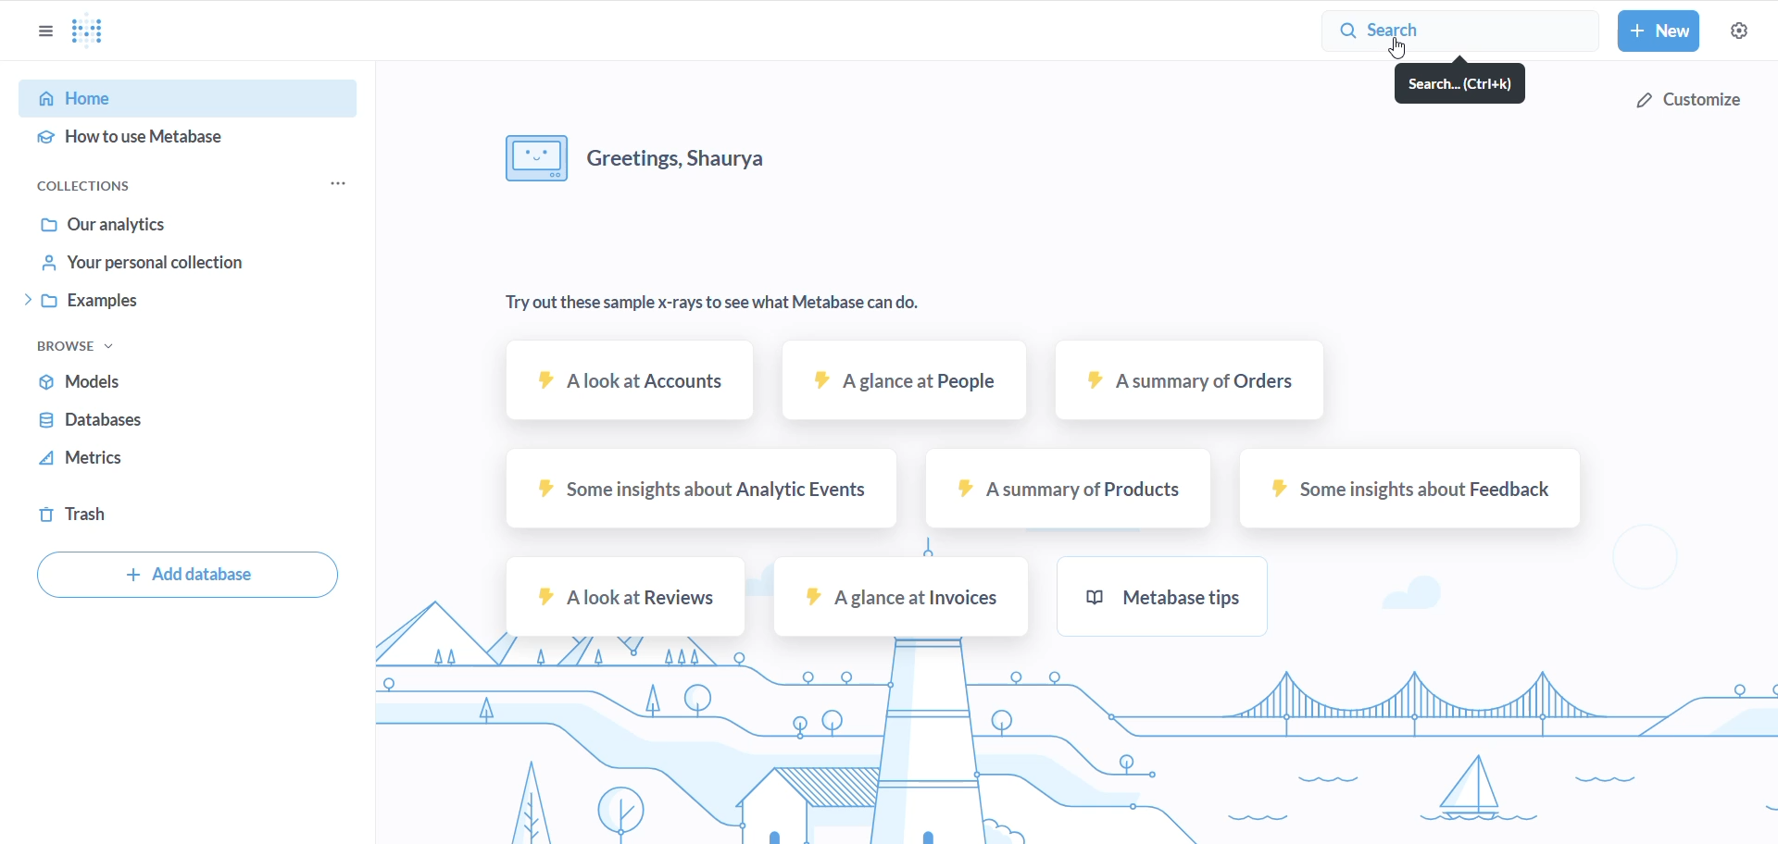  Describe the element at coordinates (157, 303) in the screenshot. I see `examples` at that location.